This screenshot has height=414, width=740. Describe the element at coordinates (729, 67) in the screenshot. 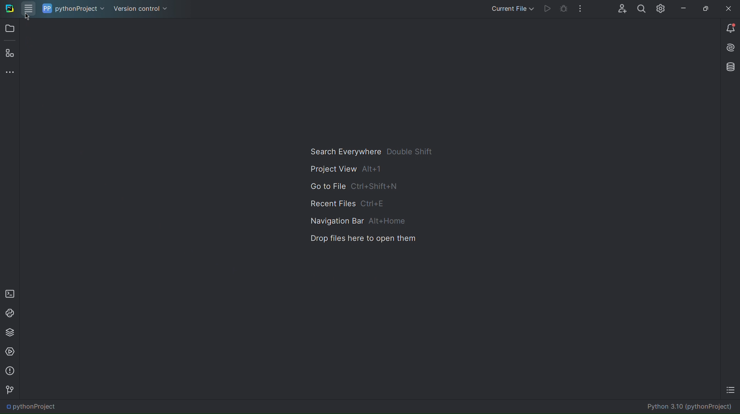

I see `Databases` at that location.